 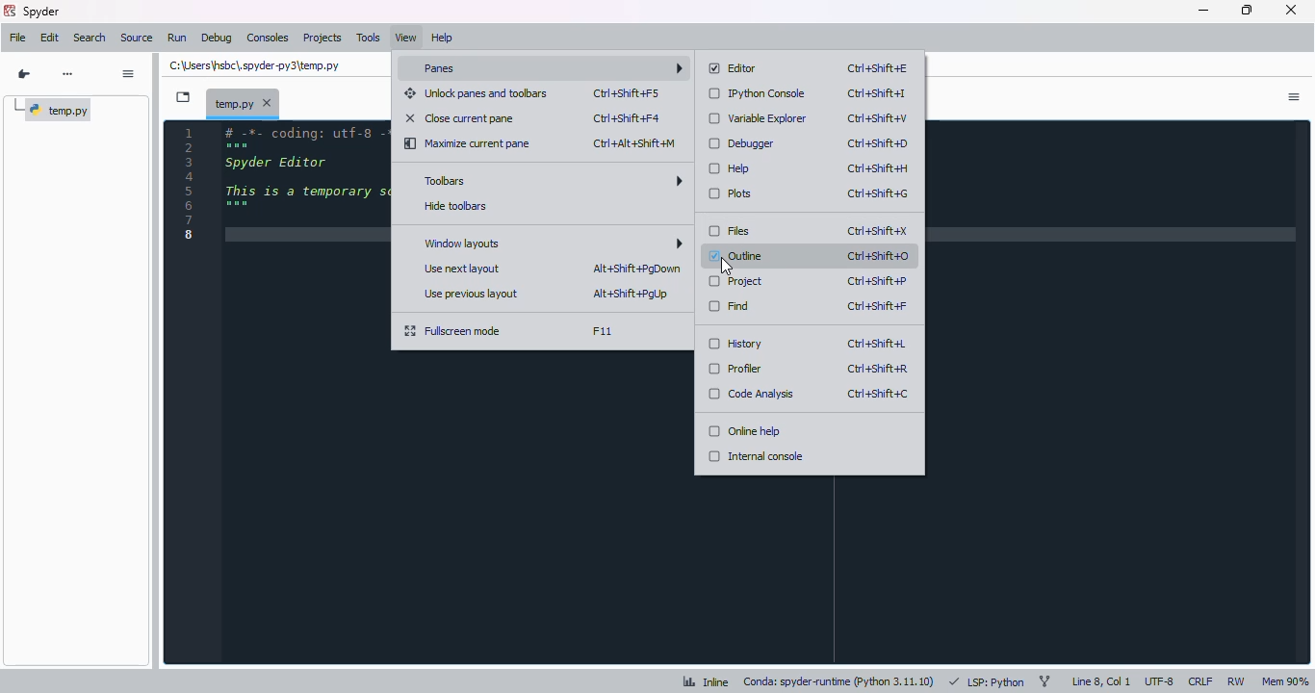 I want to click on run, so click(x=177, y=38).